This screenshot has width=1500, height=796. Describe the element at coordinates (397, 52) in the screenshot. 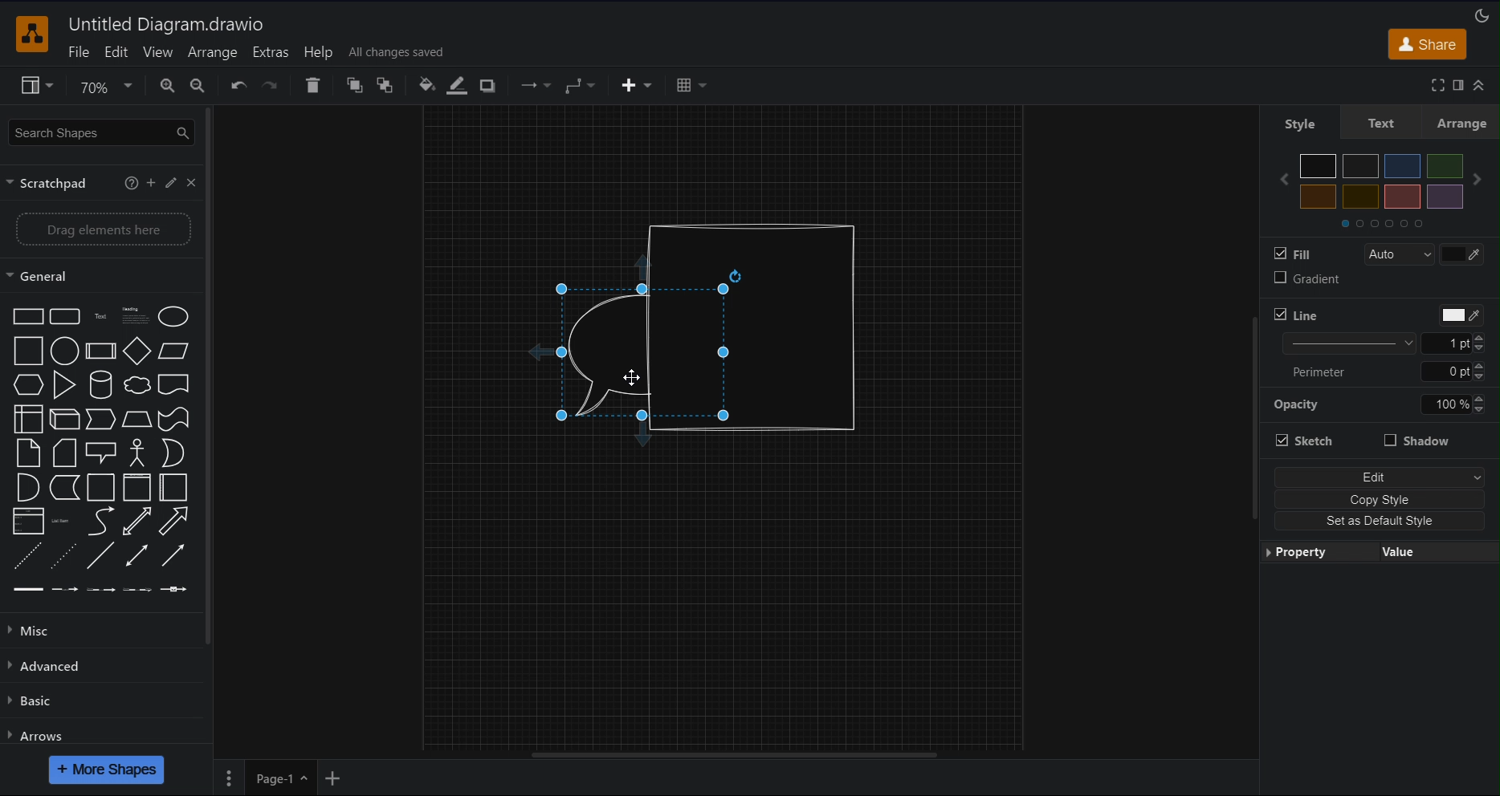

I see `All changes saved` at that location.